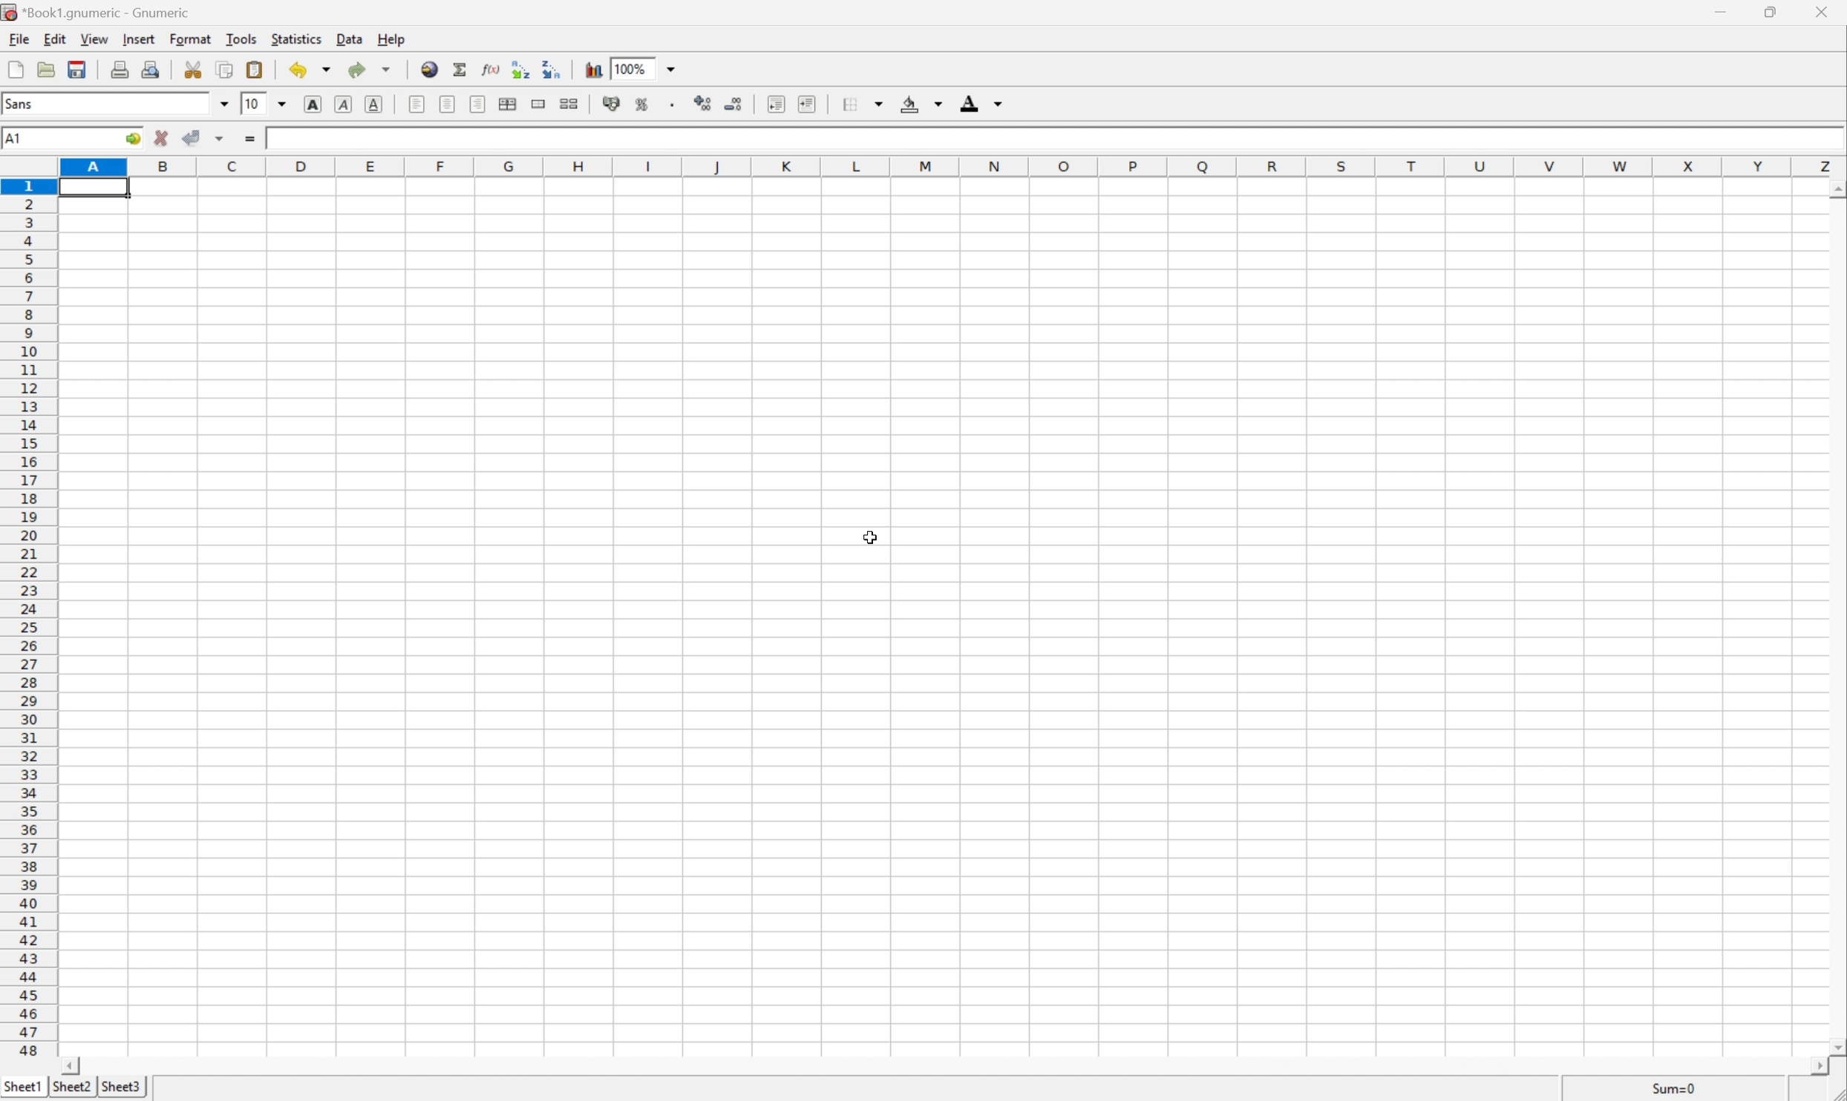 The height and width of the screenshot is (1101, 1847). Describe the element at coordinates (1724, 10) in the screenshot. I see `Minimize` at that location.